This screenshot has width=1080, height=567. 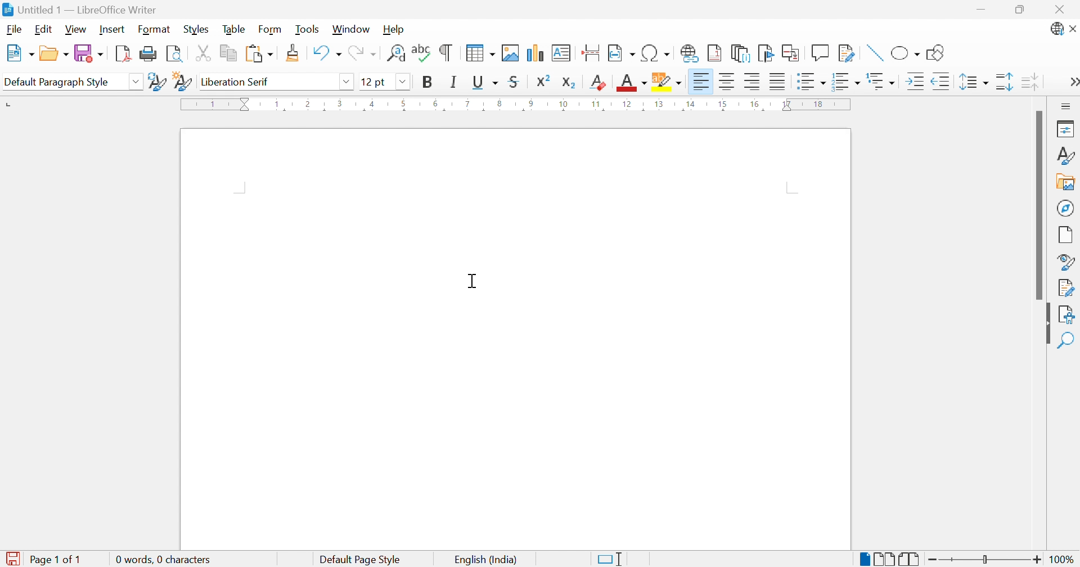 I want to click on Show track changes functions, so click(x=847, y=53).